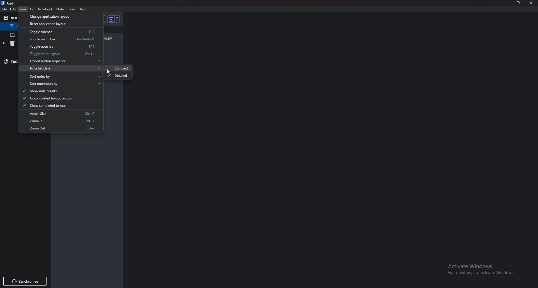 This screenshot has height=288, width=538. I want to click on help, so click(82, 10).